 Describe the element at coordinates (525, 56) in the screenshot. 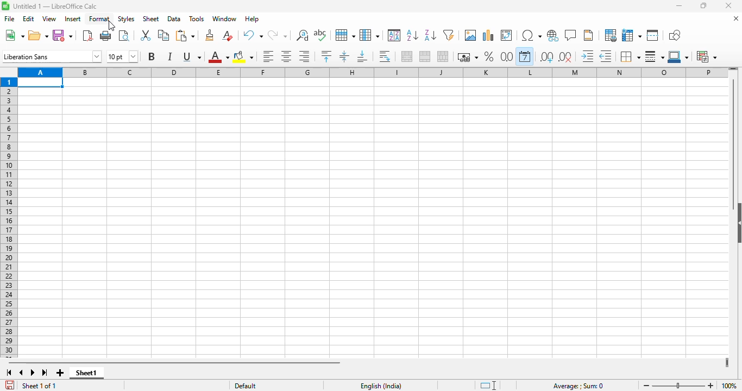

I see `format as date` at that location.